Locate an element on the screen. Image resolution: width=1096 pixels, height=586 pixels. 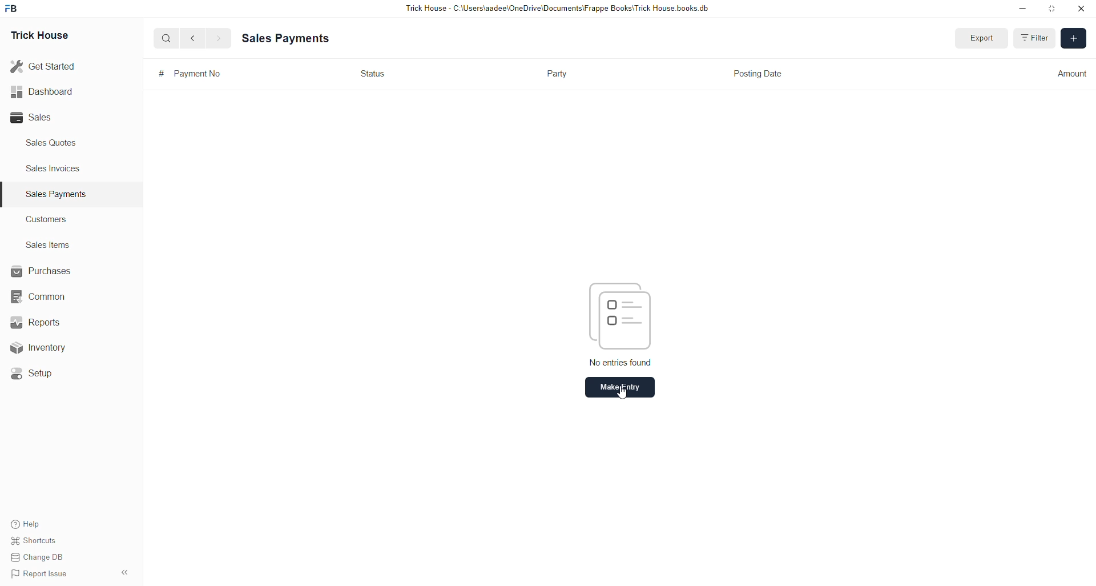
Common is located at coordinates (43, 298).